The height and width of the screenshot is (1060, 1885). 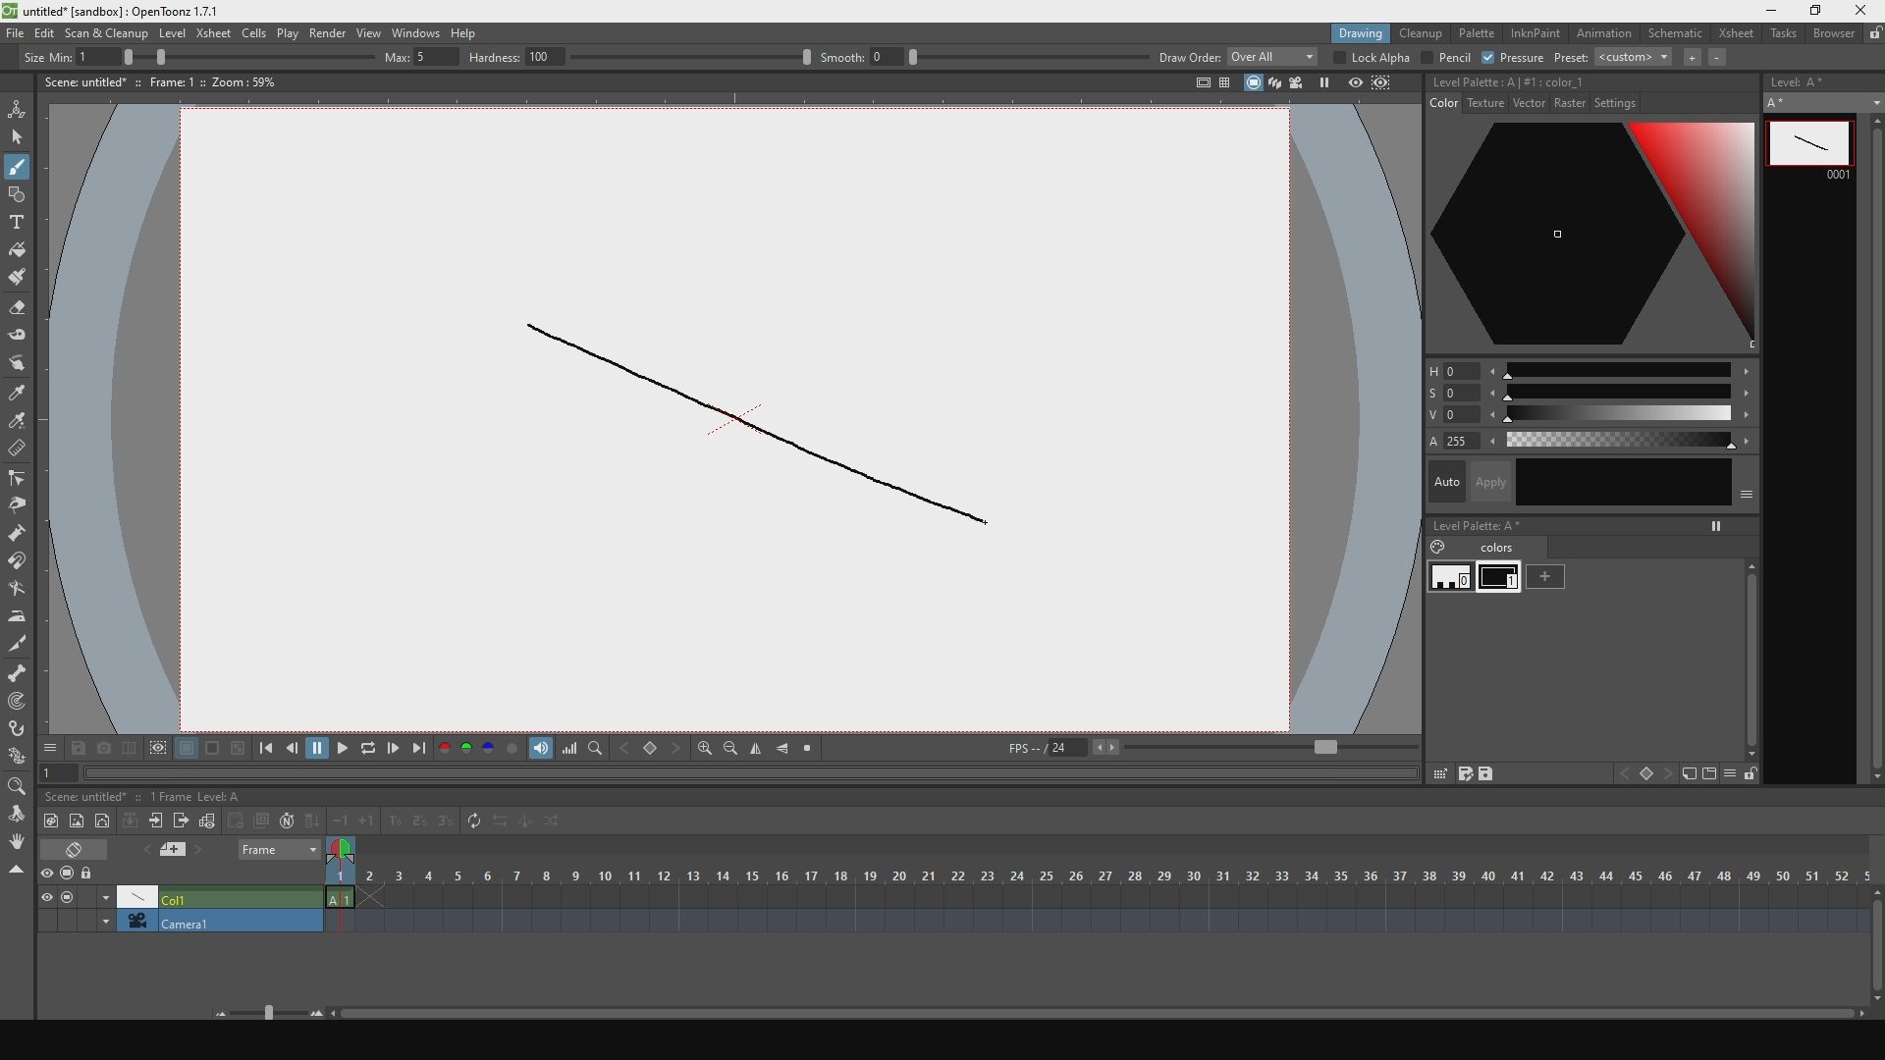 I want to click on stop, so click(x=73, y=873).